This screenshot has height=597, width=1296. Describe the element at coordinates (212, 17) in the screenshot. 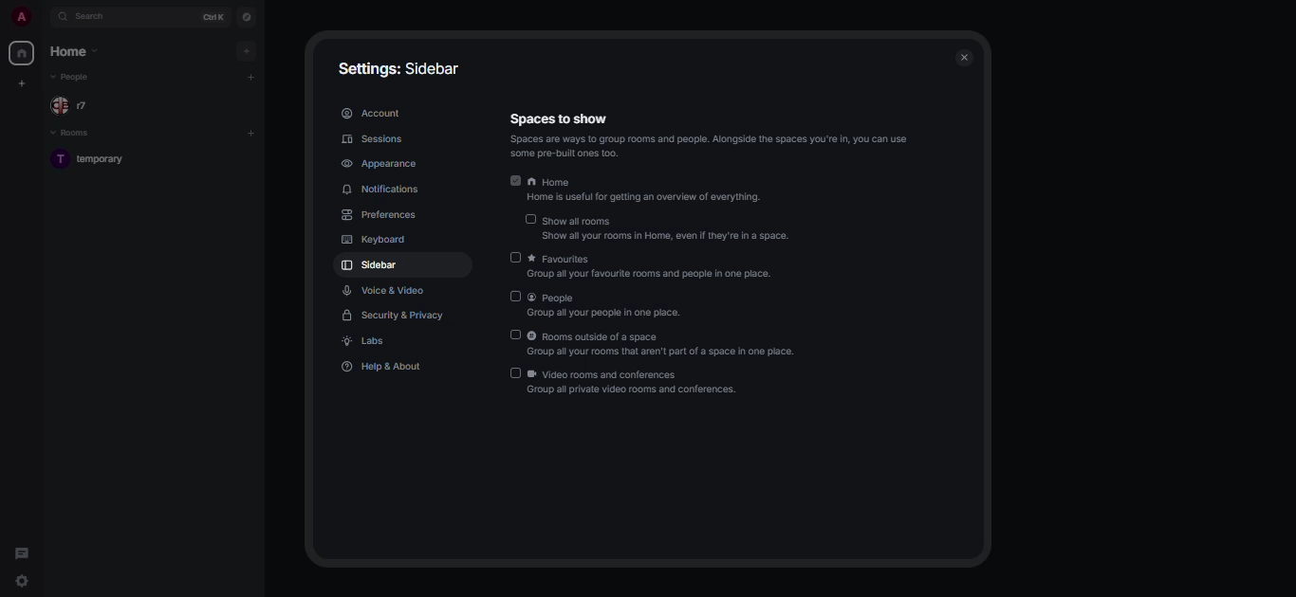

I see `ctrl K` at that location.